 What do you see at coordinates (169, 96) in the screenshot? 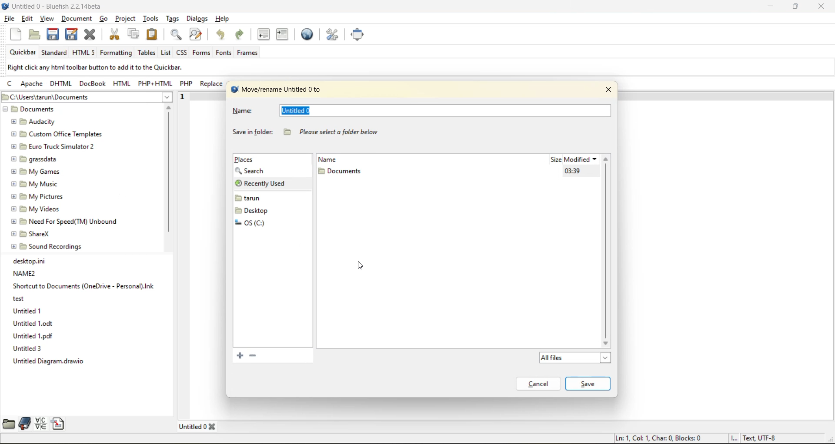
I see `show more` at bounding box center [169, 96].